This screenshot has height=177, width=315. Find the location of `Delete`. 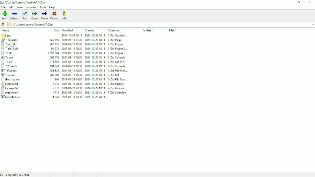

Delete is located at coordinates (55, 16).